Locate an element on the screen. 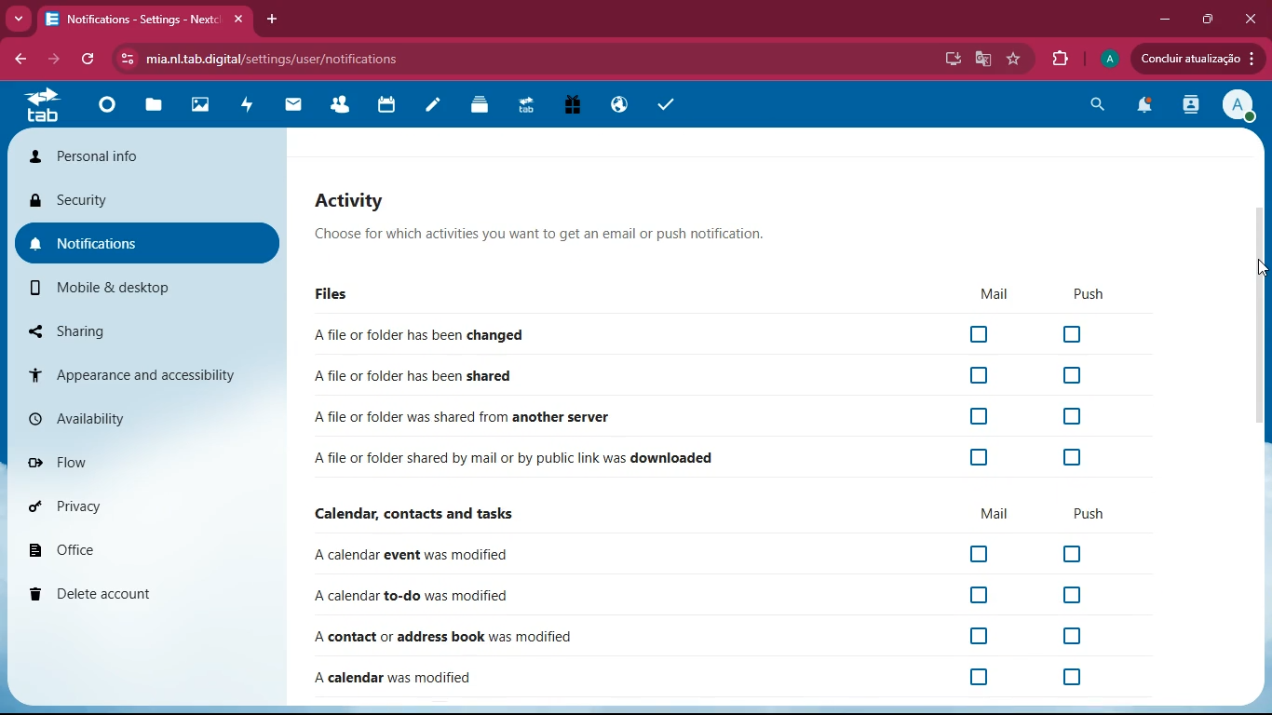 The width and height of the screenshot is (1272, 715). Calendar, contacts and tasks is located at coordinates (413, 516).